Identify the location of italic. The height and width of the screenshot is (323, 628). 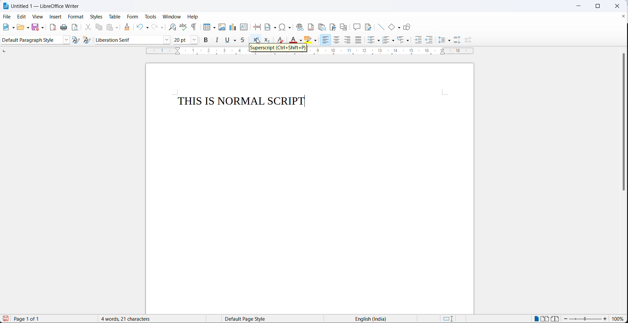
(216, 40).